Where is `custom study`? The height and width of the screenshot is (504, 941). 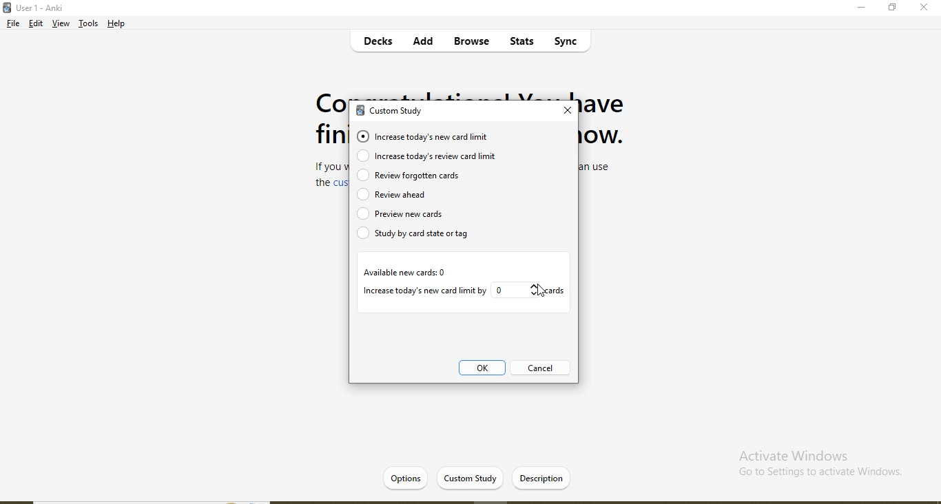
custom study is located at coordinates (395, 112).